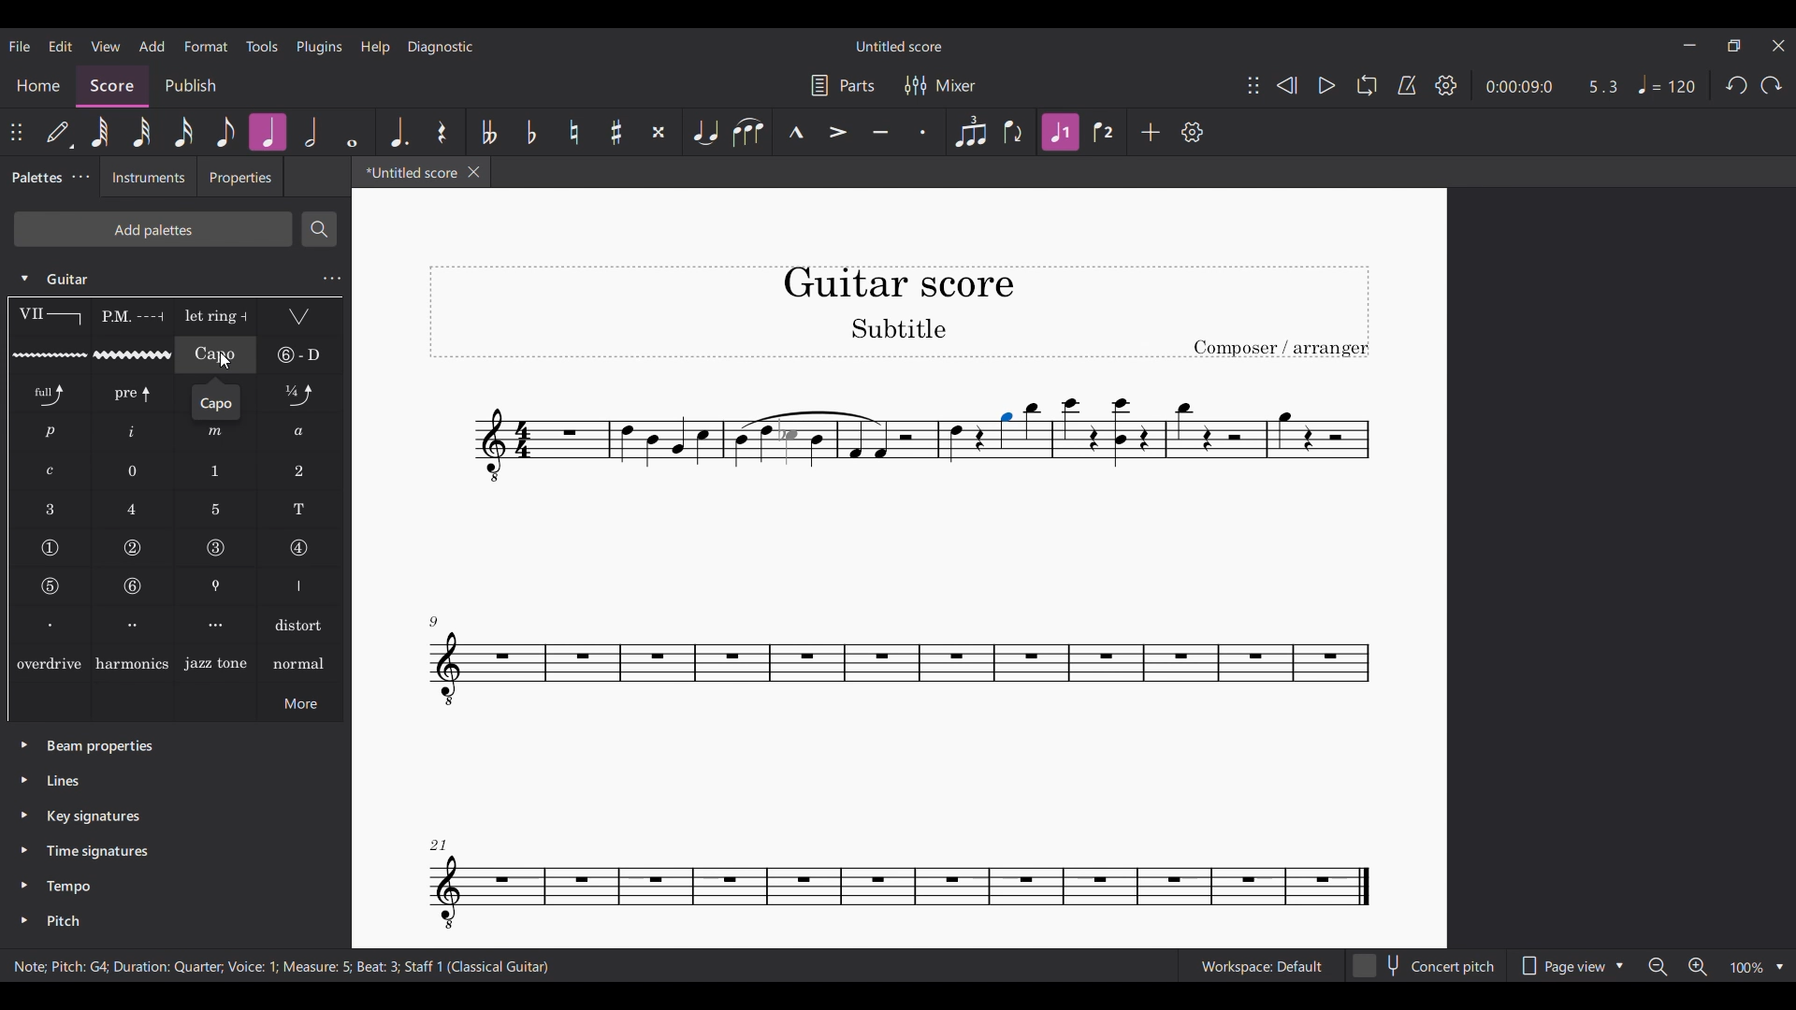 Image resolution: width=1796 pixels, height=1010 pixels. Describe the element at coordinates (1106, 132) in the screenshot. I see `Voice 2` at that location.